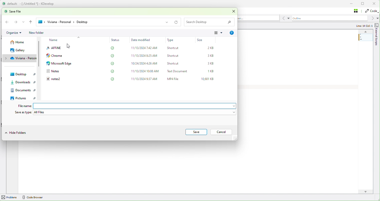 The width and height of the screenshot is (380, 201). I want to click on Organize, so click(14, 32).